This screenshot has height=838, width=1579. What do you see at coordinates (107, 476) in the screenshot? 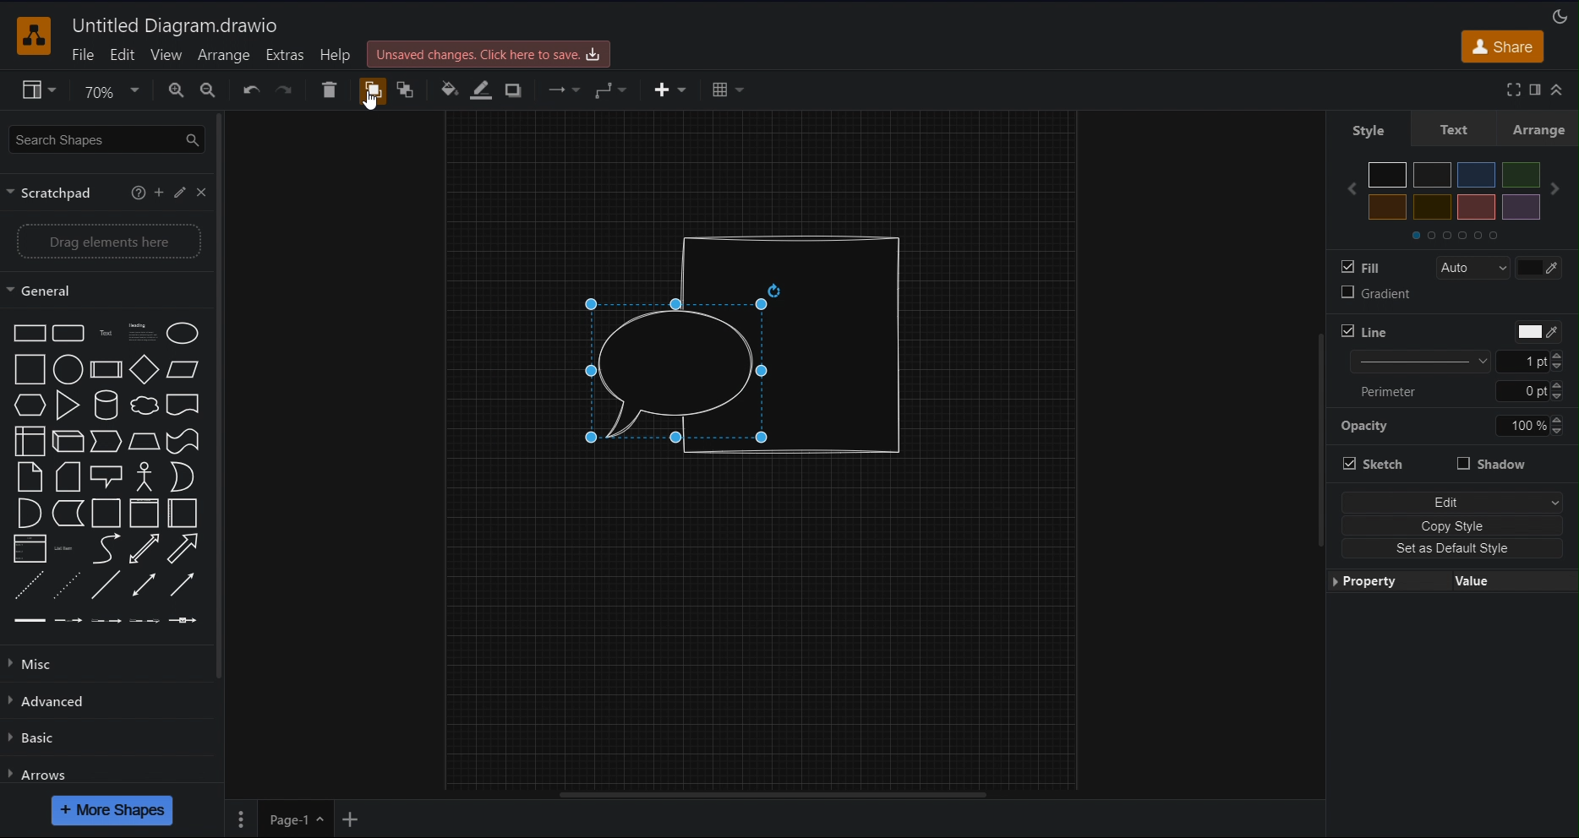
I see `Callout` at bounding box center [107, 476].